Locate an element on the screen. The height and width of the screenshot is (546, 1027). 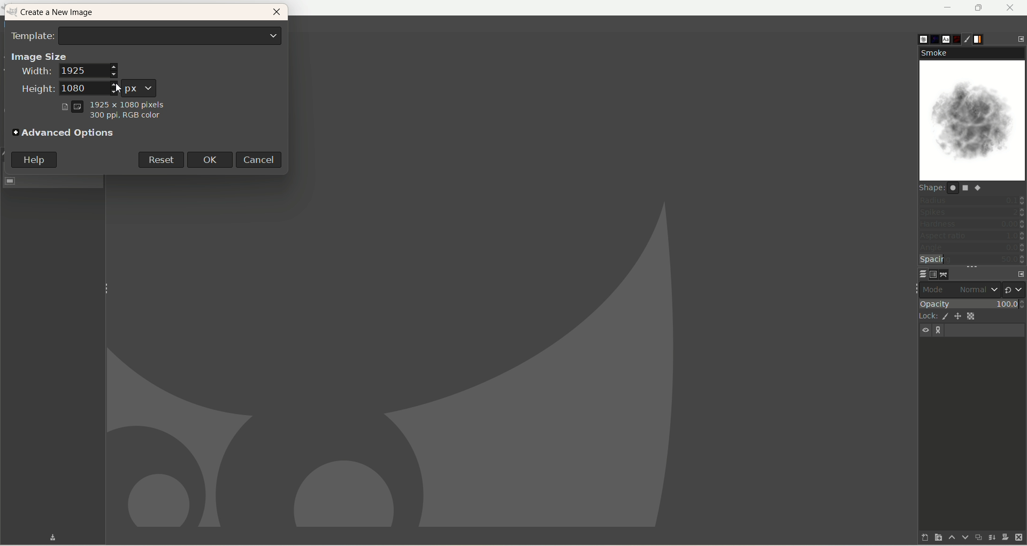
reset is located at coordinates (160, 159).